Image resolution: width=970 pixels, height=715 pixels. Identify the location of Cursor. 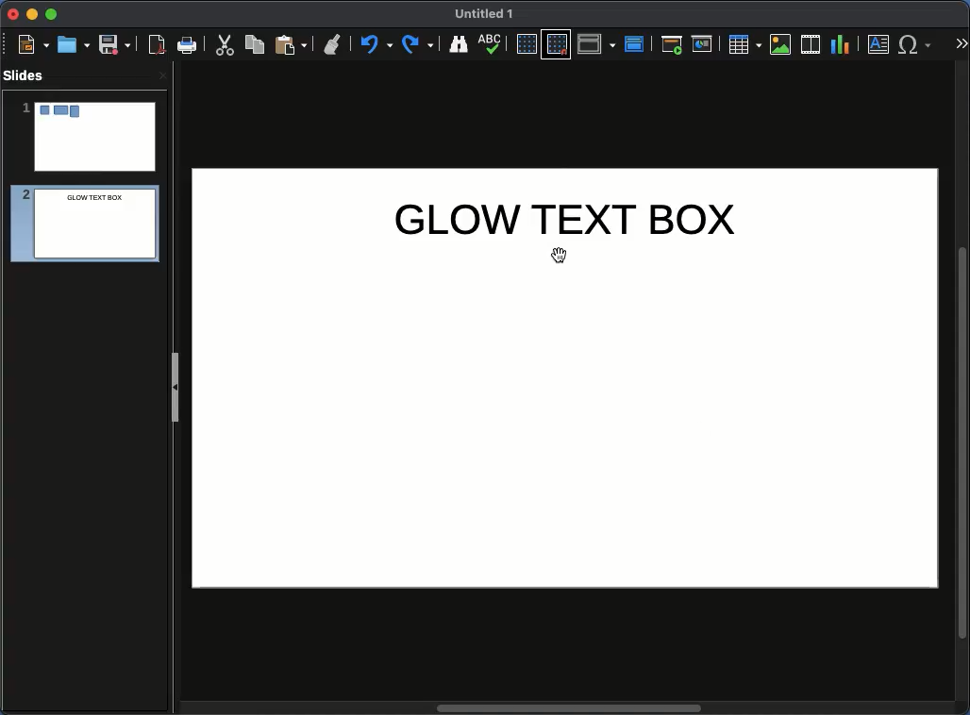
(563, 257).